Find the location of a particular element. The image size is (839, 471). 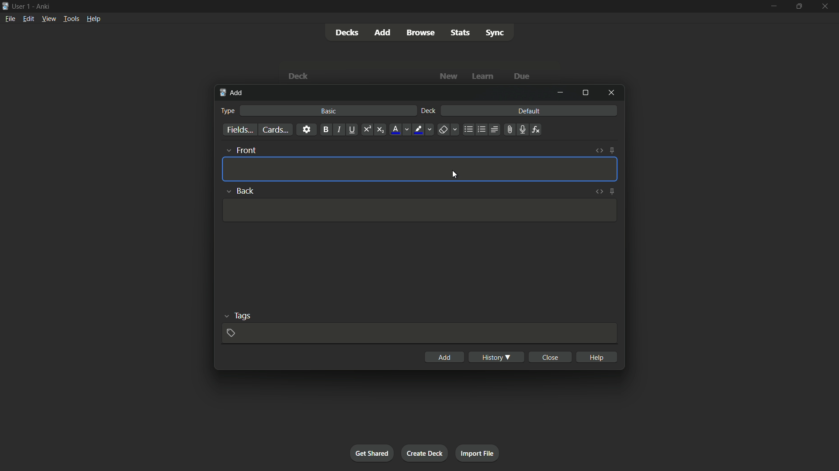

cards is located at coordinates (275, 130).